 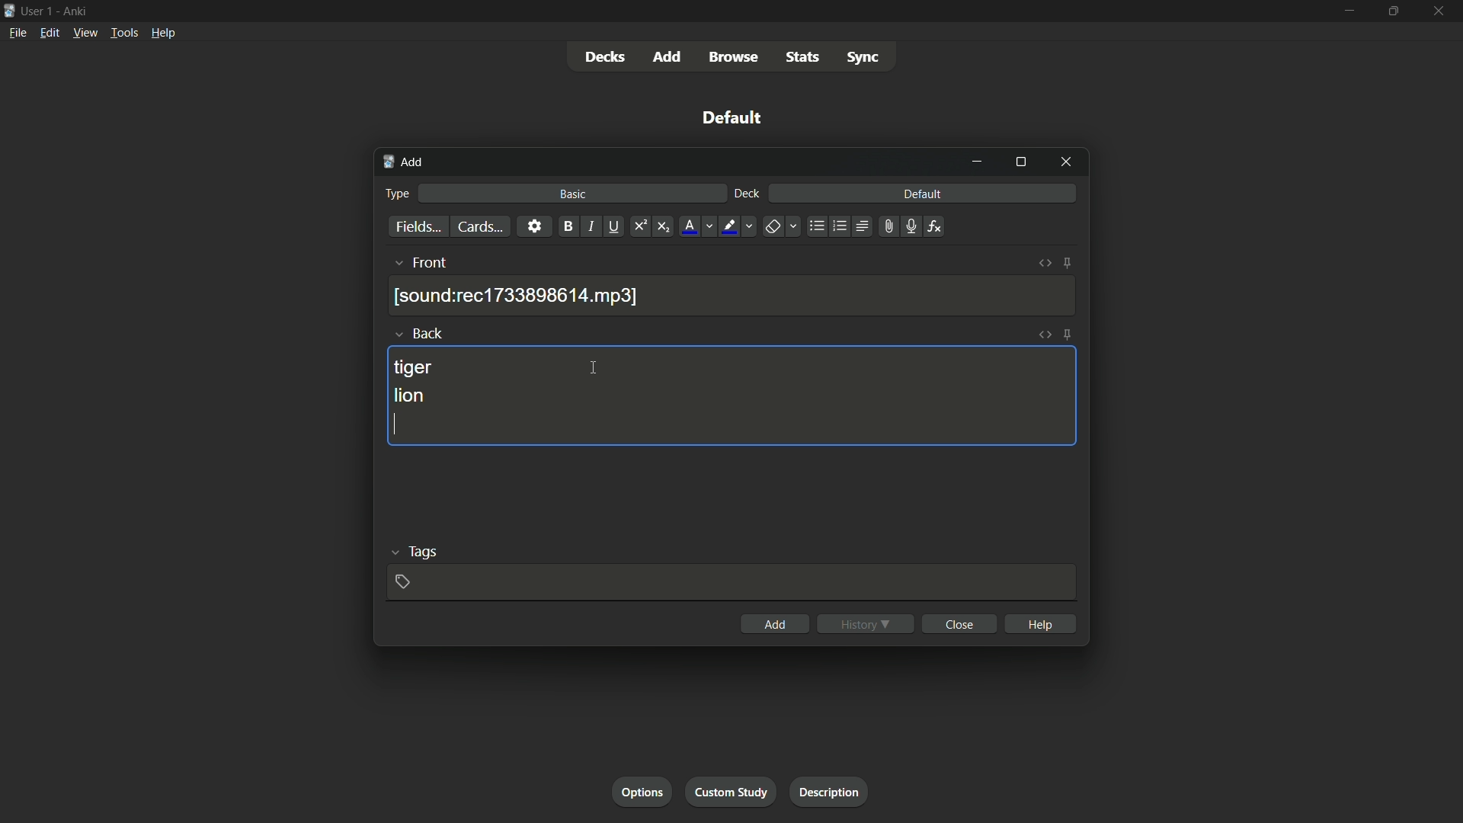 What do you see at coordinates (1040, 623) in the screenshot?
I see `help` at bounding box center [1040, 623].